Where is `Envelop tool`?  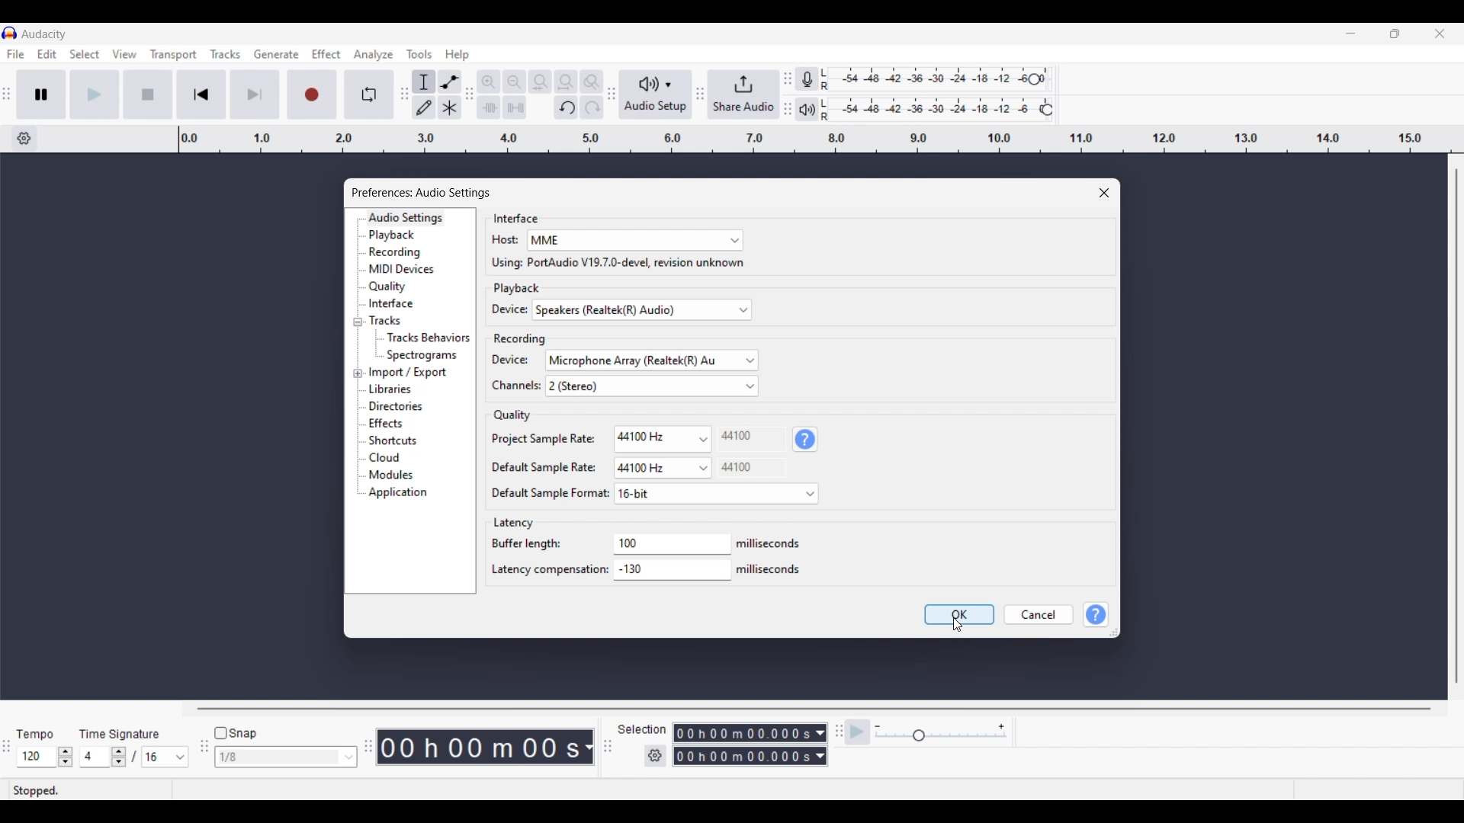 Envelop tool is located at coordinates (449, 82).